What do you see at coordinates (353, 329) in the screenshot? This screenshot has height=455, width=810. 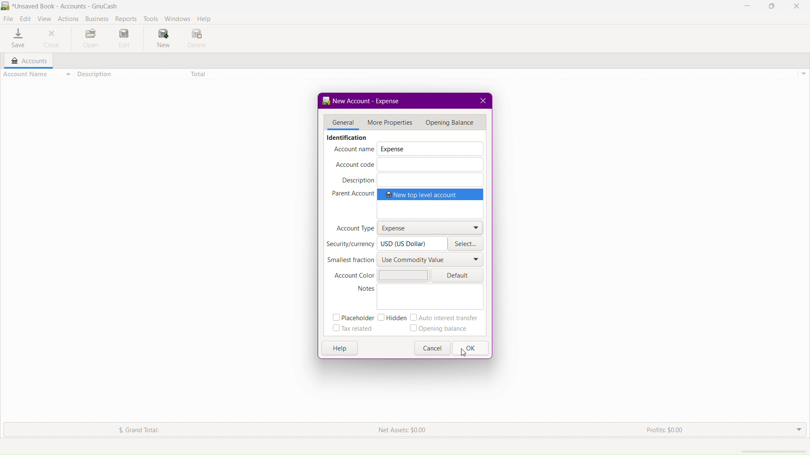 I see `Tax related` at bounding box center [353, 329].